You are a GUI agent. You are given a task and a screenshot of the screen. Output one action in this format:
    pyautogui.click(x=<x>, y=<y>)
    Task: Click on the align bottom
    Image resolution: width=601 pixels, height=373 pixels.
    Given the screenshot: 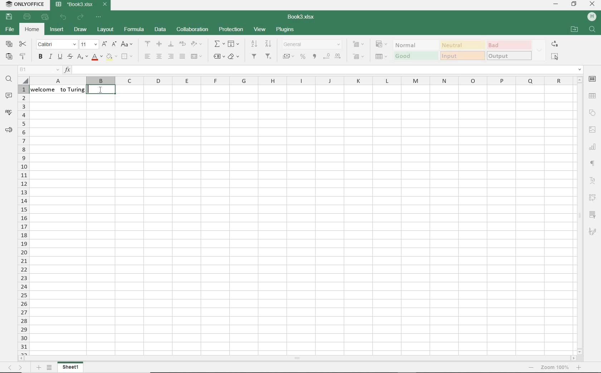 What is the action you would take?
    pyautogui.click(x=170, y=44)
    